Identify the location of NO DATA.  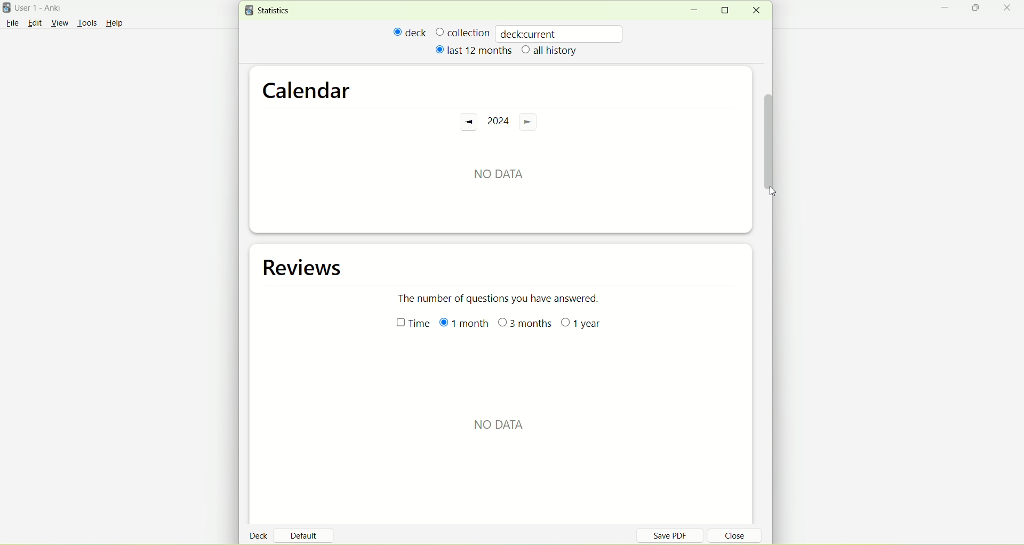
(501, 425).